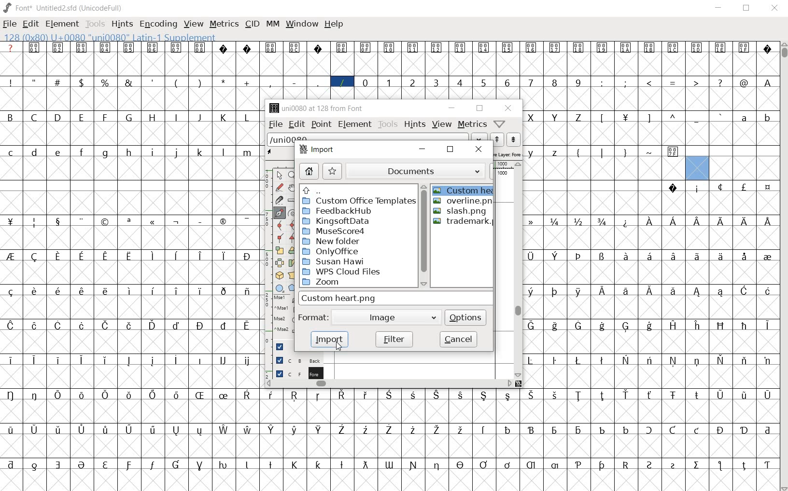  I want to click on glyph, so click(555, 118).